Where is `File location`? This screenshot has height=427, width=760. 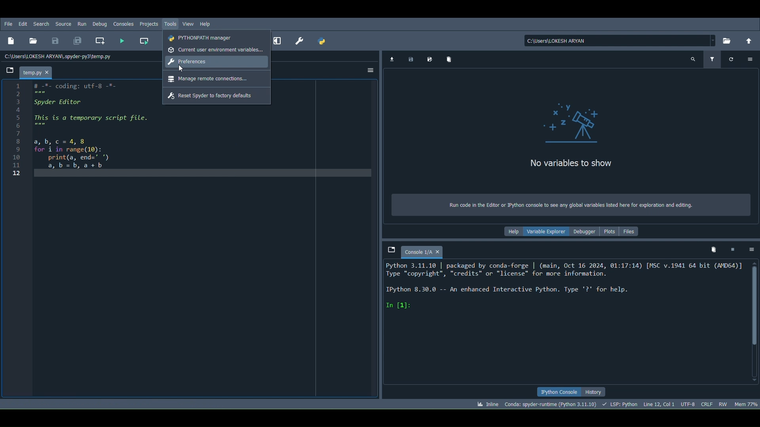 File location is located at coordinates (621, 40).